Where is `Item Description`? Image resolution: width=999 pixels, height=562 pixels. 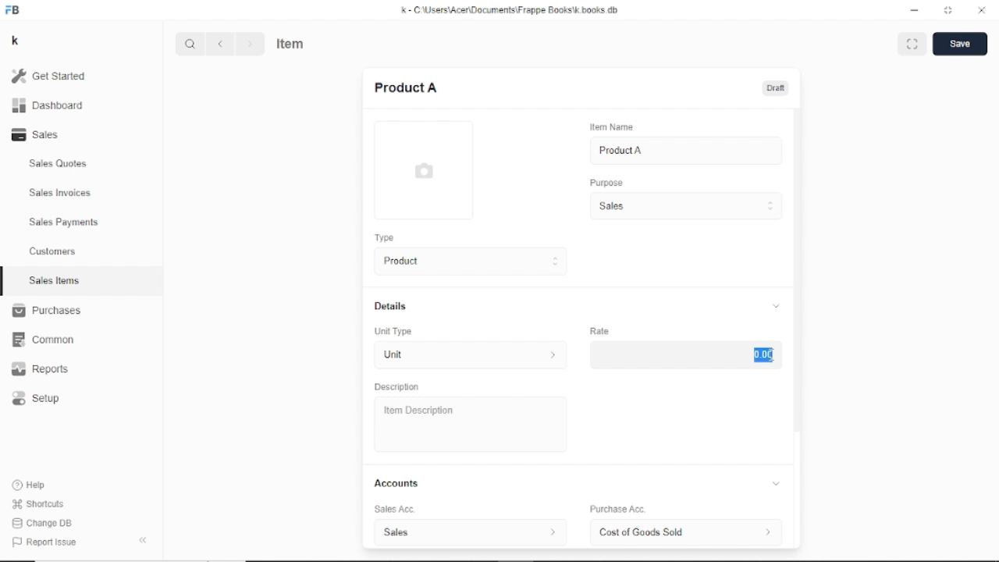 Item Description is located at coordinates (415, 411).